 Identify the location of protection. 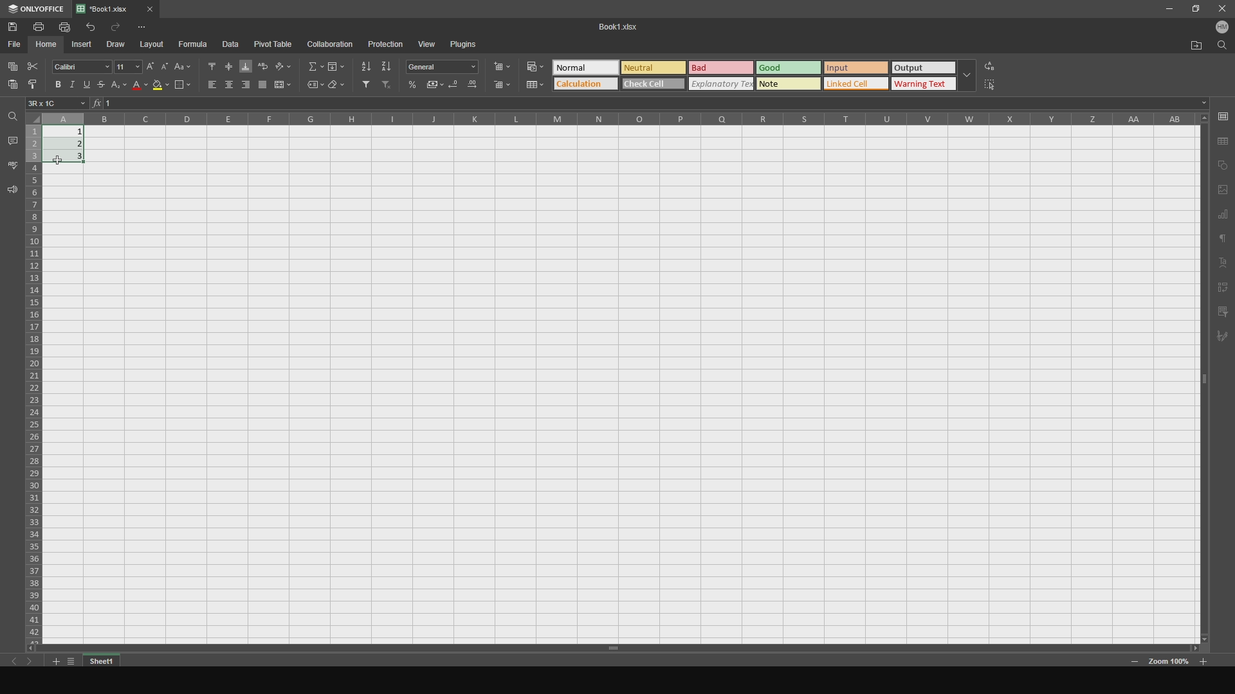
(385, 44).